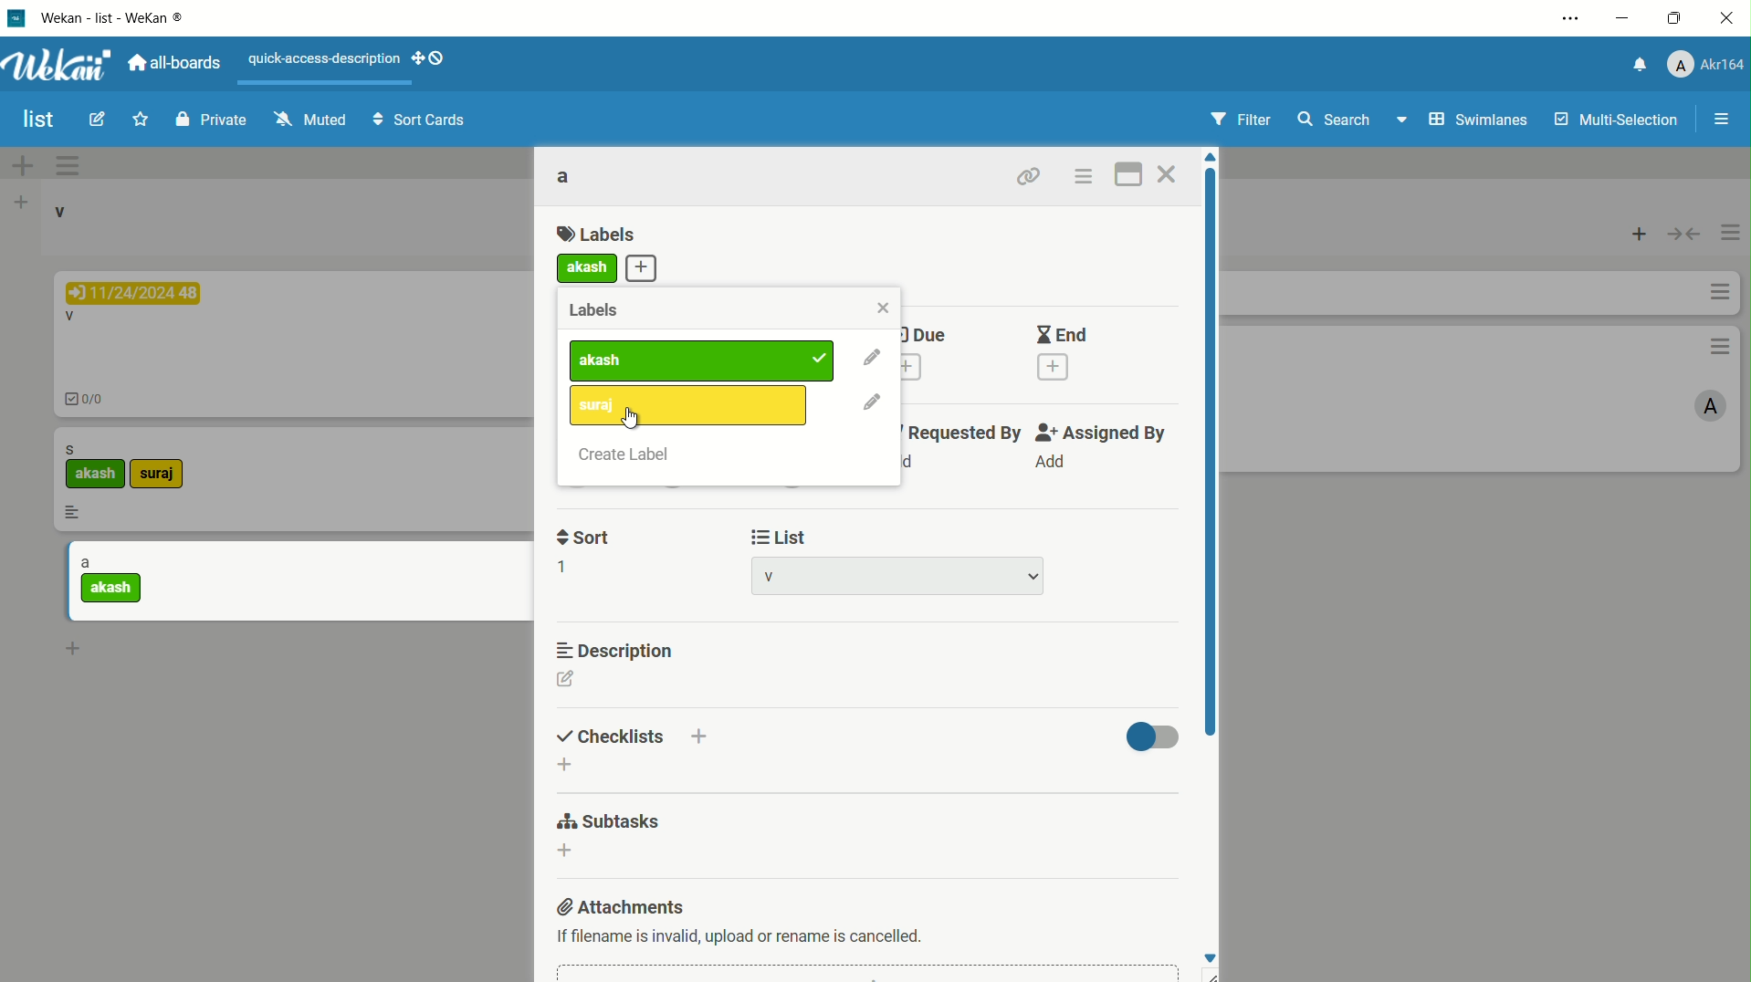 The width and height of the screenshot is (1751, 982). Describe the element at coordinates (1723, 120) in the screenshot. I see `open/close sidebar` at that location.